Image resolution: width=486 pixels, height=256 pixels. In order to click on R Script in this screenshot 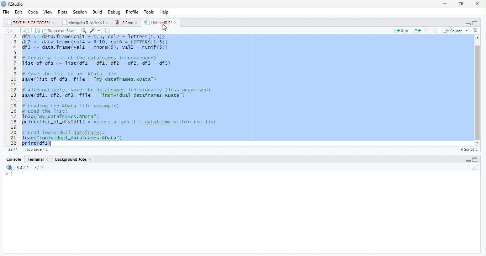, I will do `click(469, 149)`.